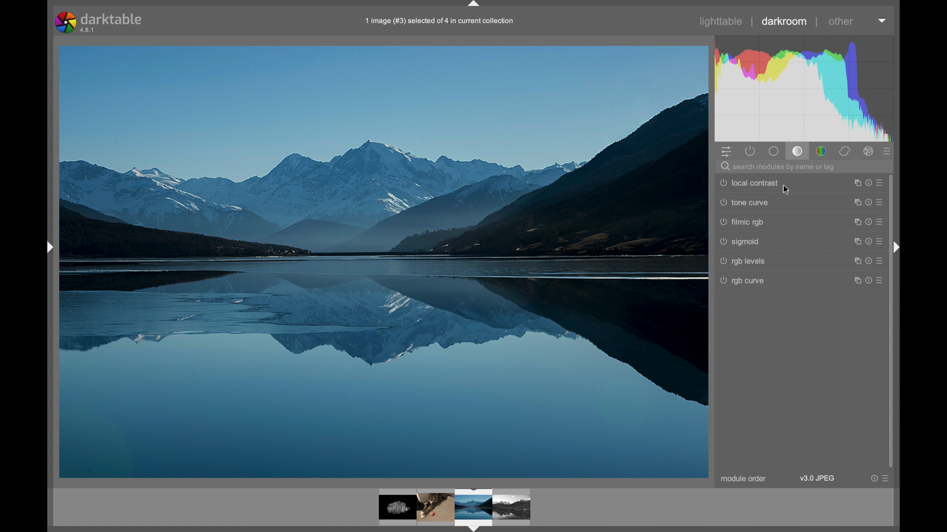 The height and width of the screenshot is (532, 947). Describe the element at coordinates (897, 247) in the screenshot. I see `drag handle` at that location.